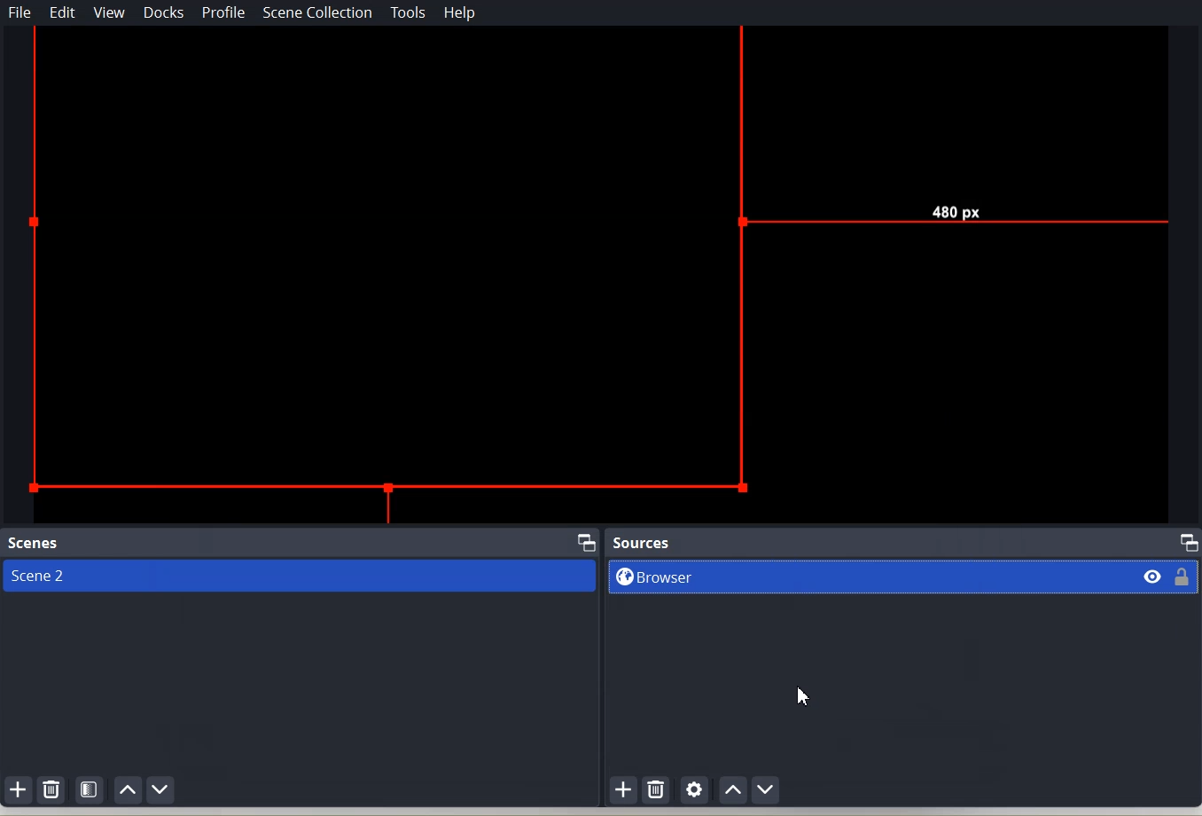 The image size is (1202, 816). Describe the element at coordinates (624, 790) in the screenshot. I see `Add source` at that location.